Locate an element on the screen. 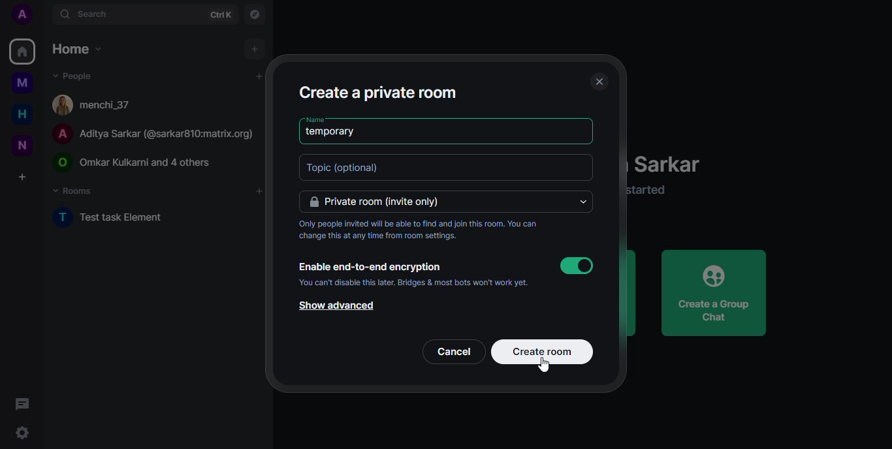 The image size is (892, 449). create room is located at coordinates (545, 350).